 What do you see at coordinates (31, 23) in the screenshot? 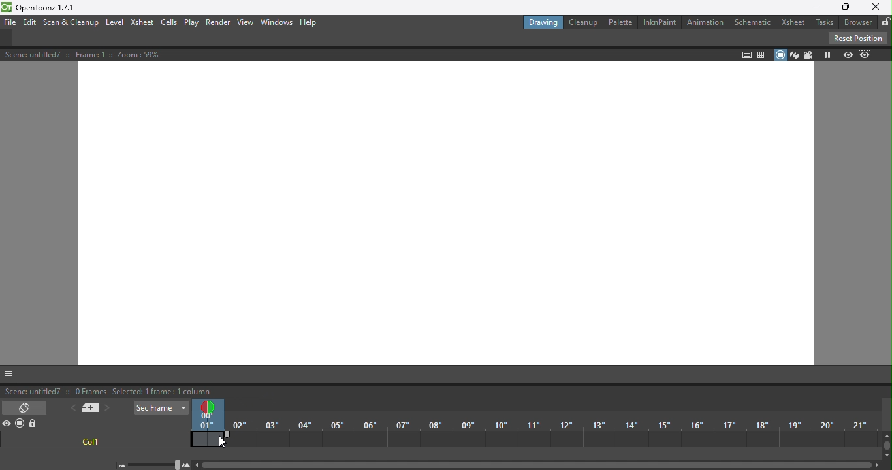
I see `Edit` at bounding box center [31, 23].